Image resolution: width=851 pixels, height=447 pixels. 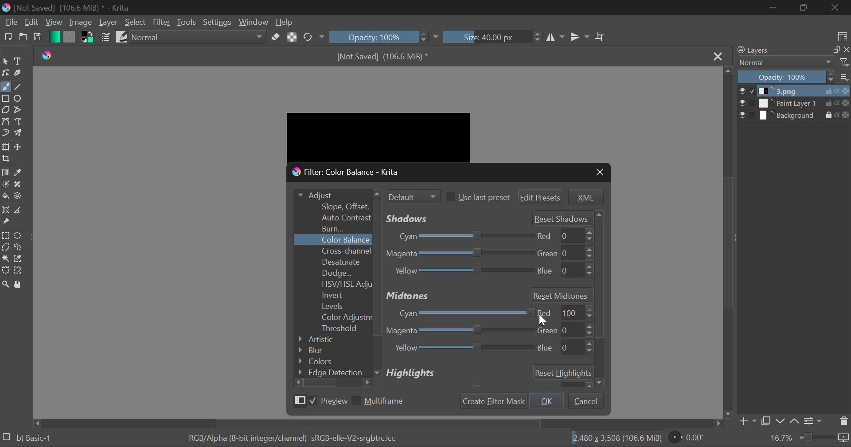 I want to click on Gradient, so click(x=54, y=37).